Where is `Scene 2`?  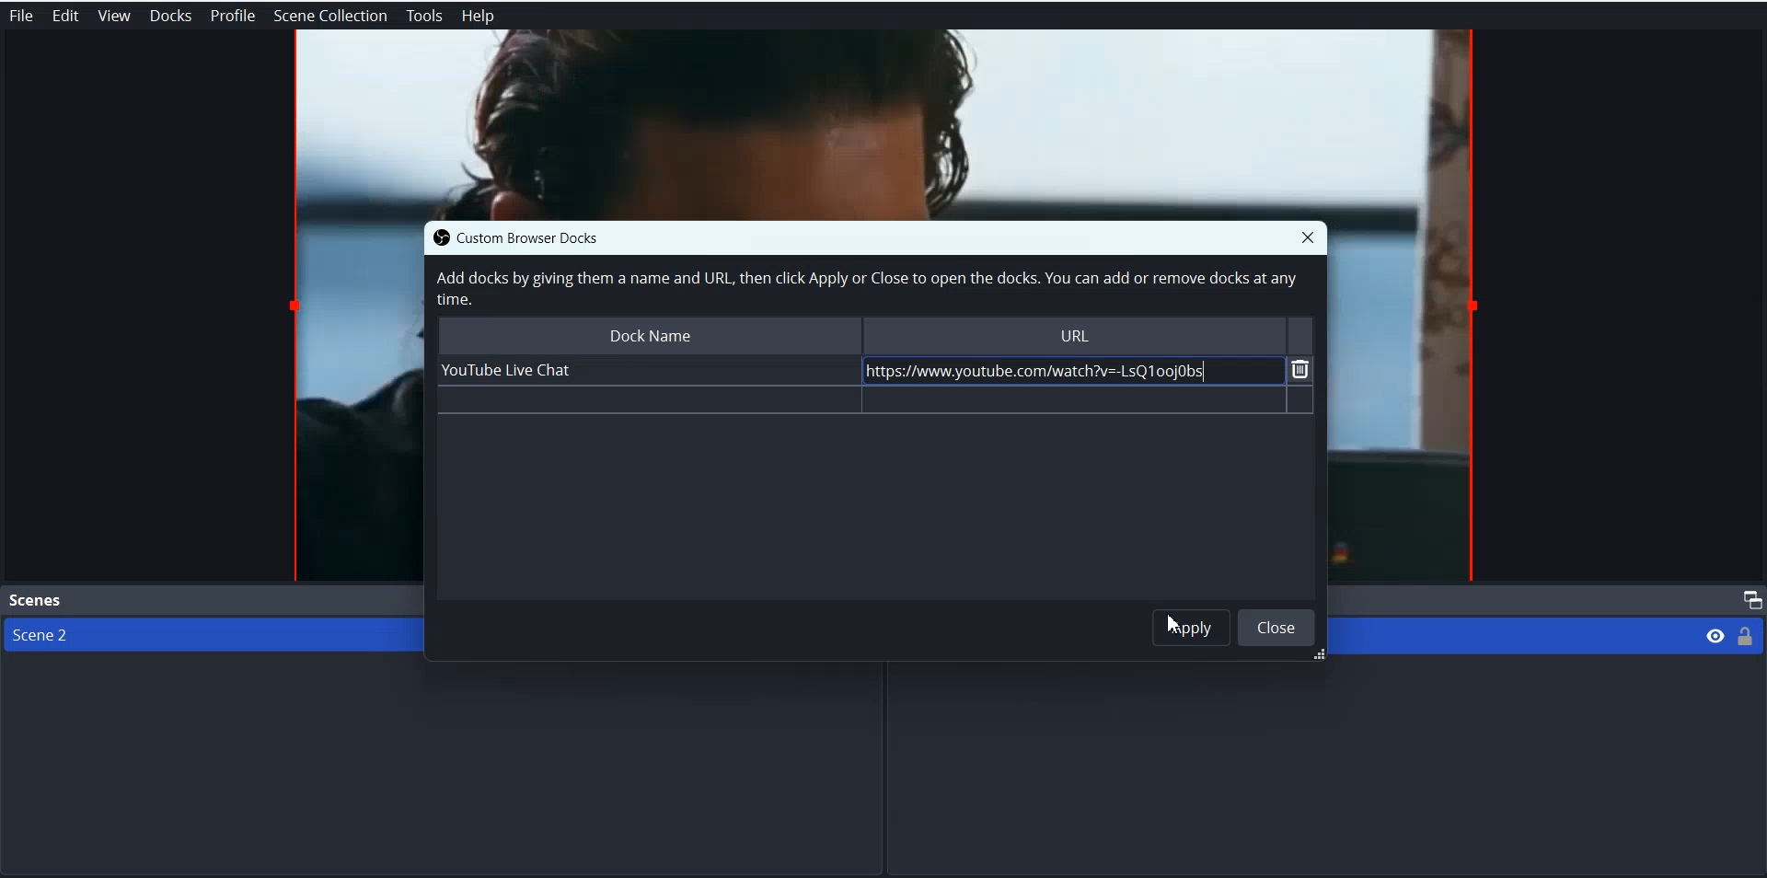
Scene 2 is located at coordinates (203, 635).